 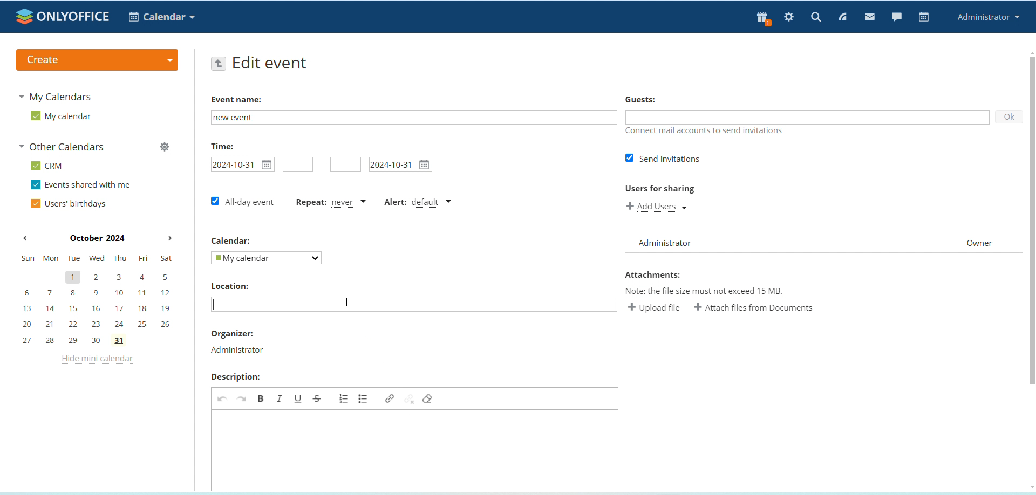 I want to click on bold, so click(x=261, y=398).